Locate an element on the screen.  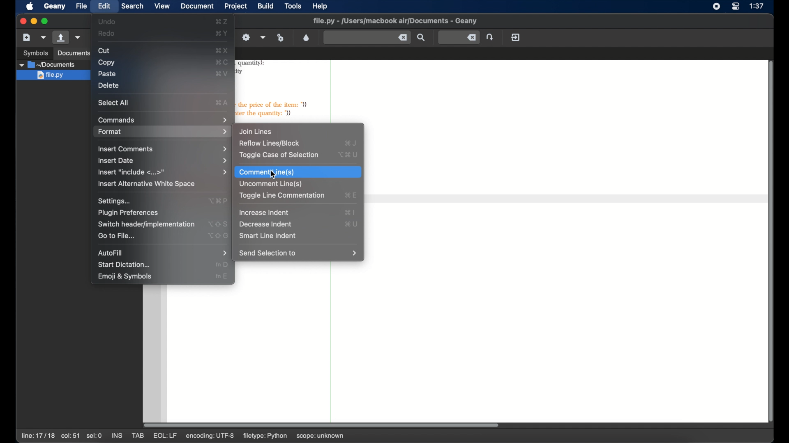
quit geany is located at coordinates (515, 37).